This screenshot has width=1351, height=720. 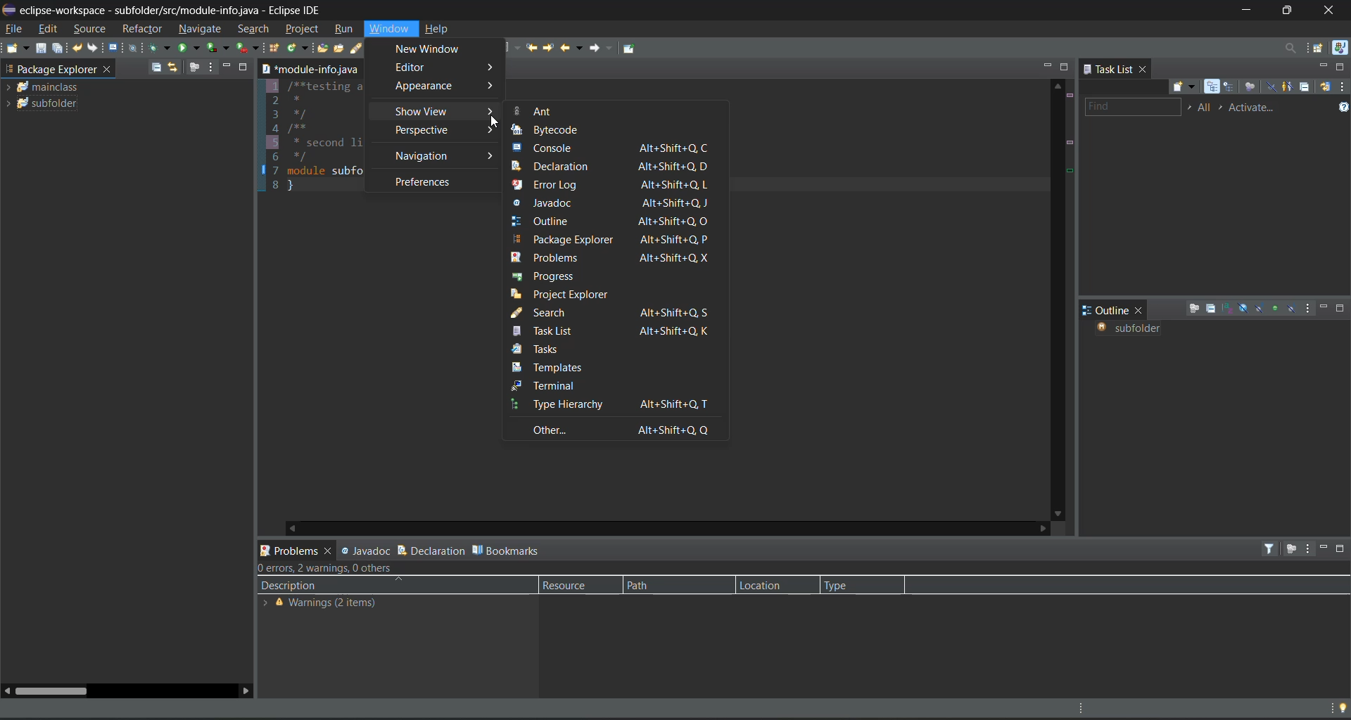 What do you see at coordinates (1326, 307) in the screenshot?
I see `minimize` at bounding box center [1326, 307].